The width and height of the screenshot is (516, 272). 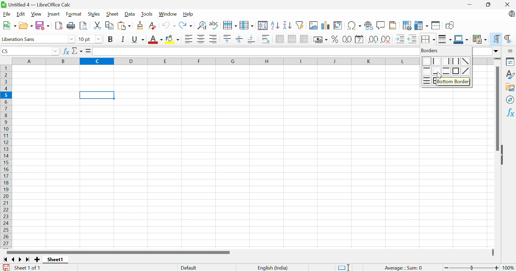 What do you see at coordinates (203, 26) in the screenshot?
I see `Find and replace` at bounding box center [203, 26].